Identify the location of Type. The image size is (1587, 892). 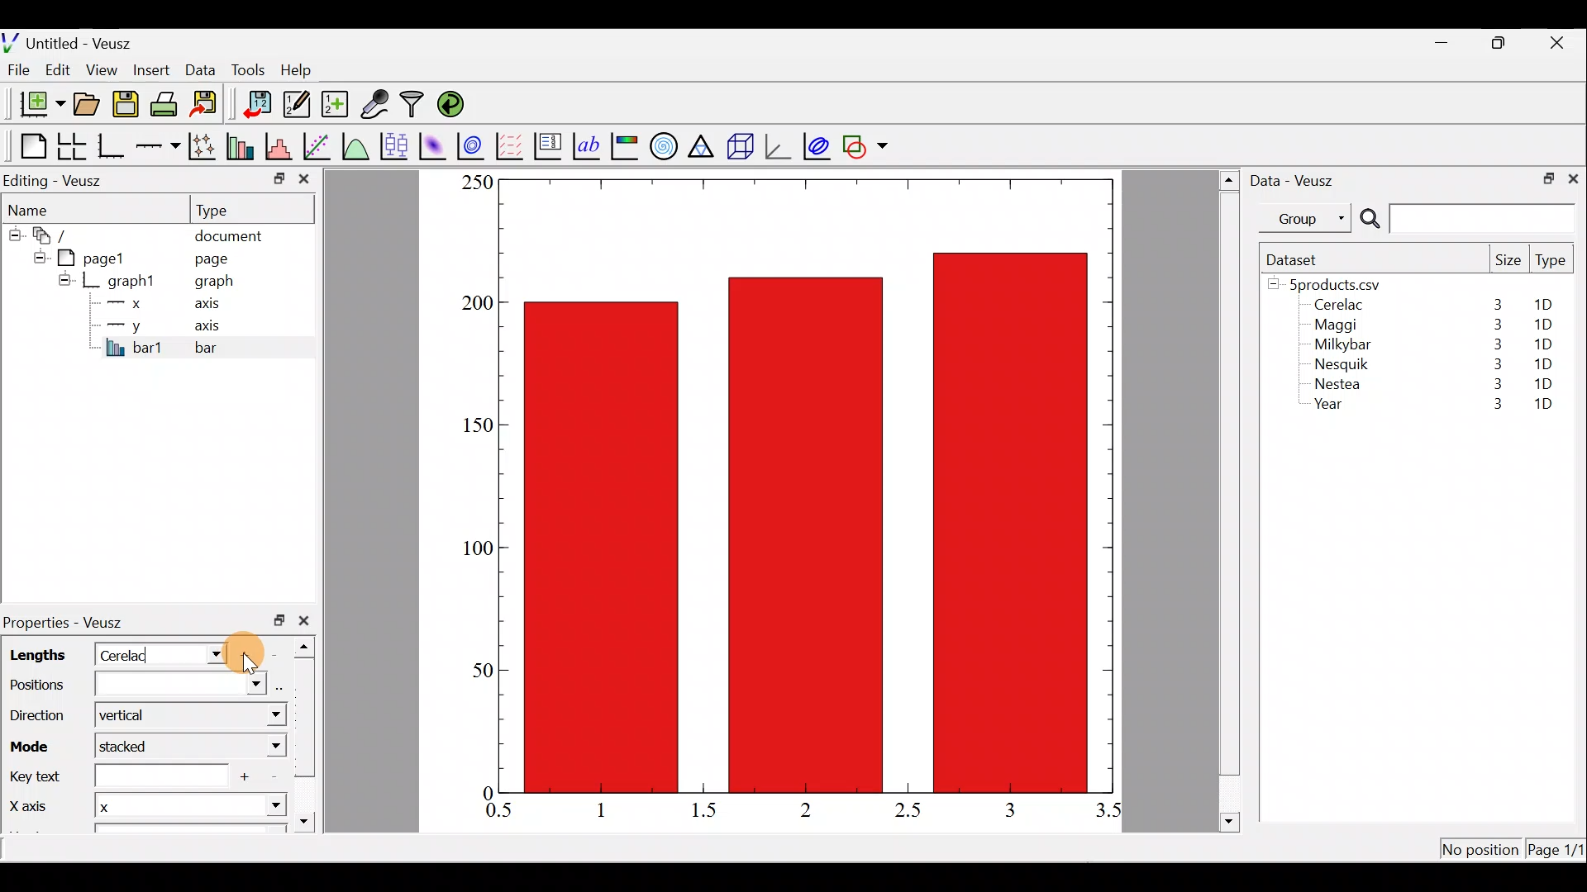
(1552, 264).